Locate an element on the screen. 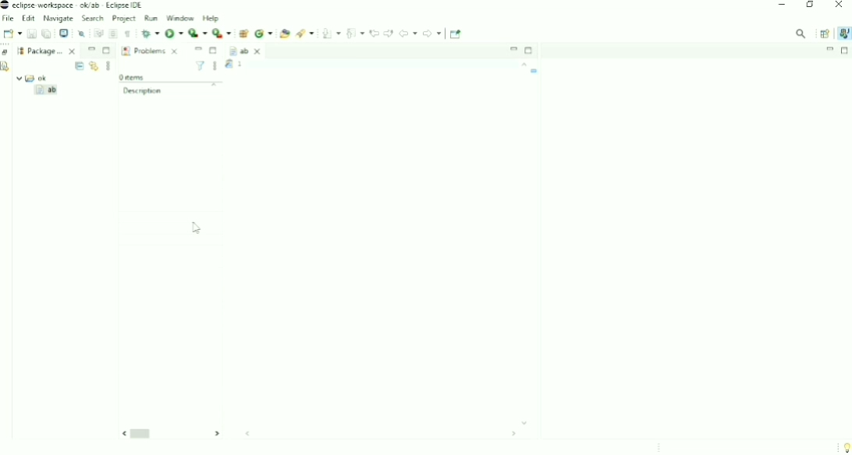 Image resolution: width=852 pixels, height=455 pixels. Access commands and other items is located at coordinates (801, 34).